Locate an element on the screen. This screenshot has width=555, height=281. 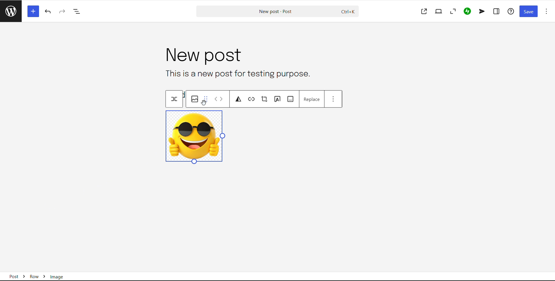
add caption is located at coordinates (291, 99).